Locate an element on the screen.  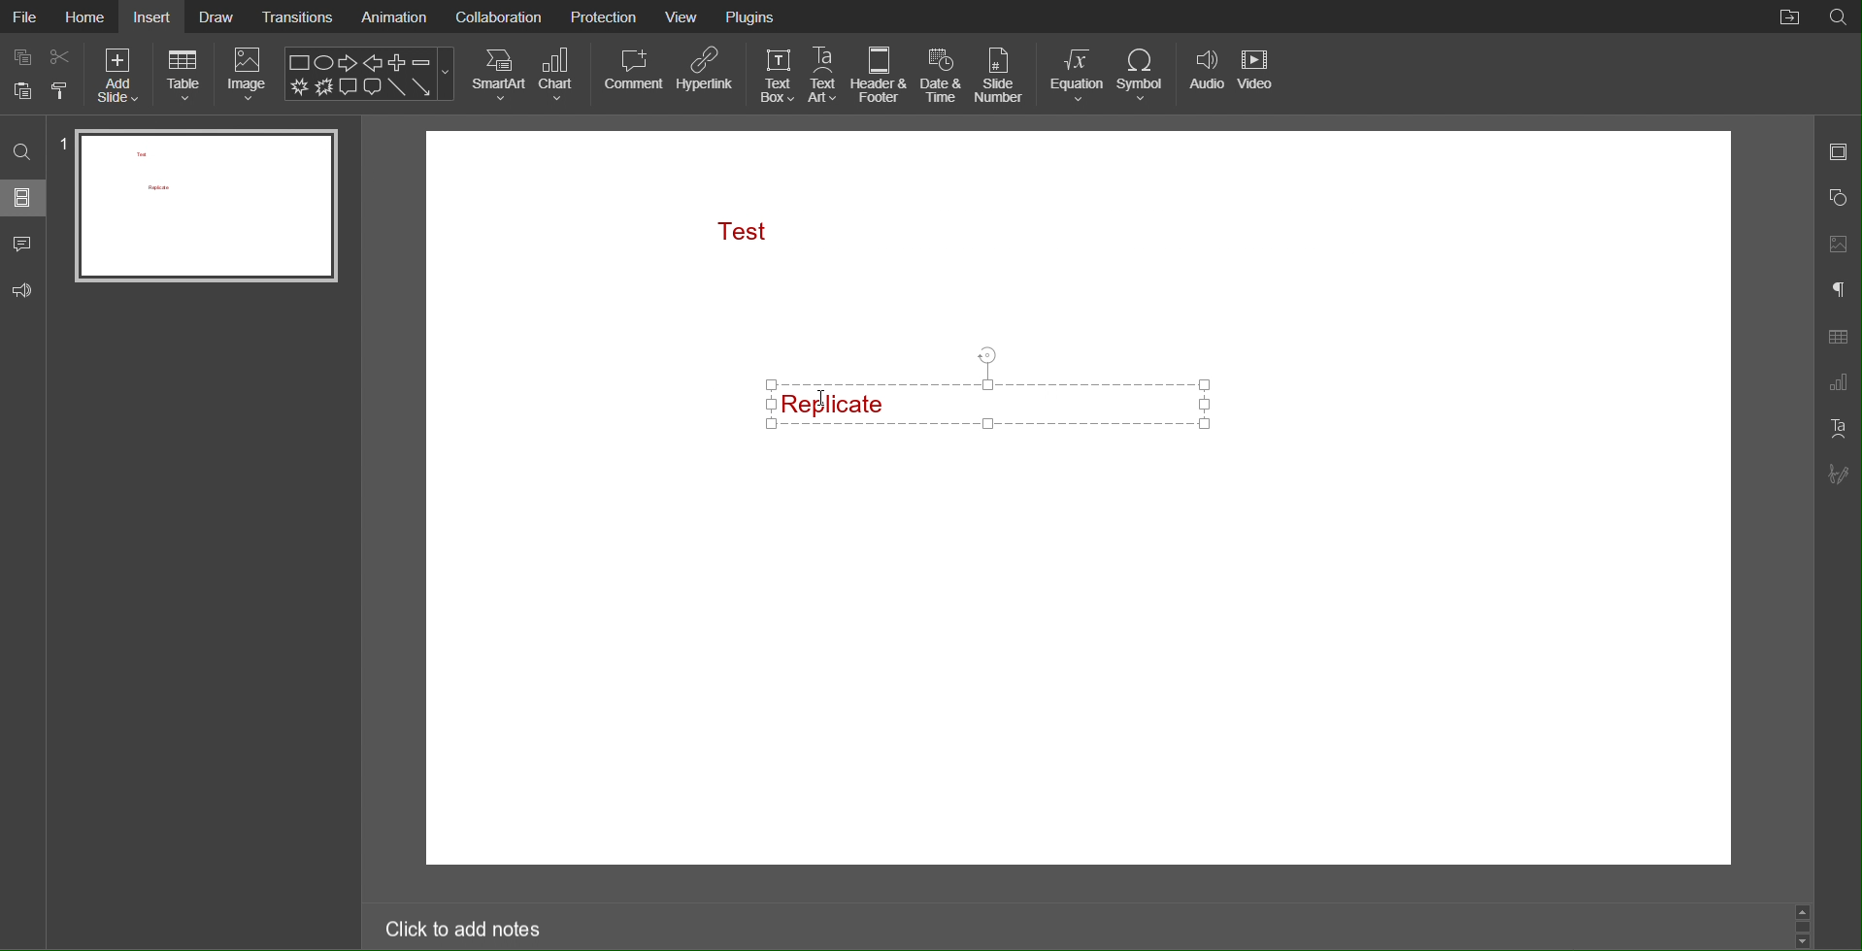
Table is located at coordinates (184, 76).